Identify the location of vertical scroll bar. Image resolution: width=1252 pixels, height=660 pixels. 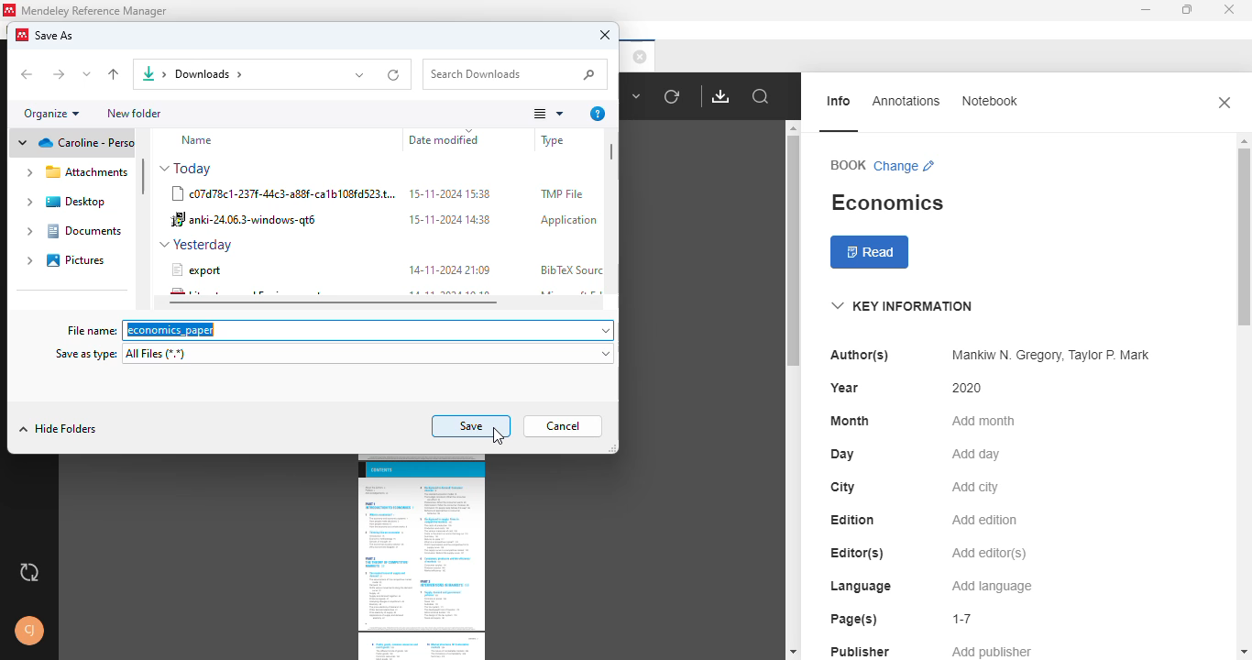
(1244, 218).